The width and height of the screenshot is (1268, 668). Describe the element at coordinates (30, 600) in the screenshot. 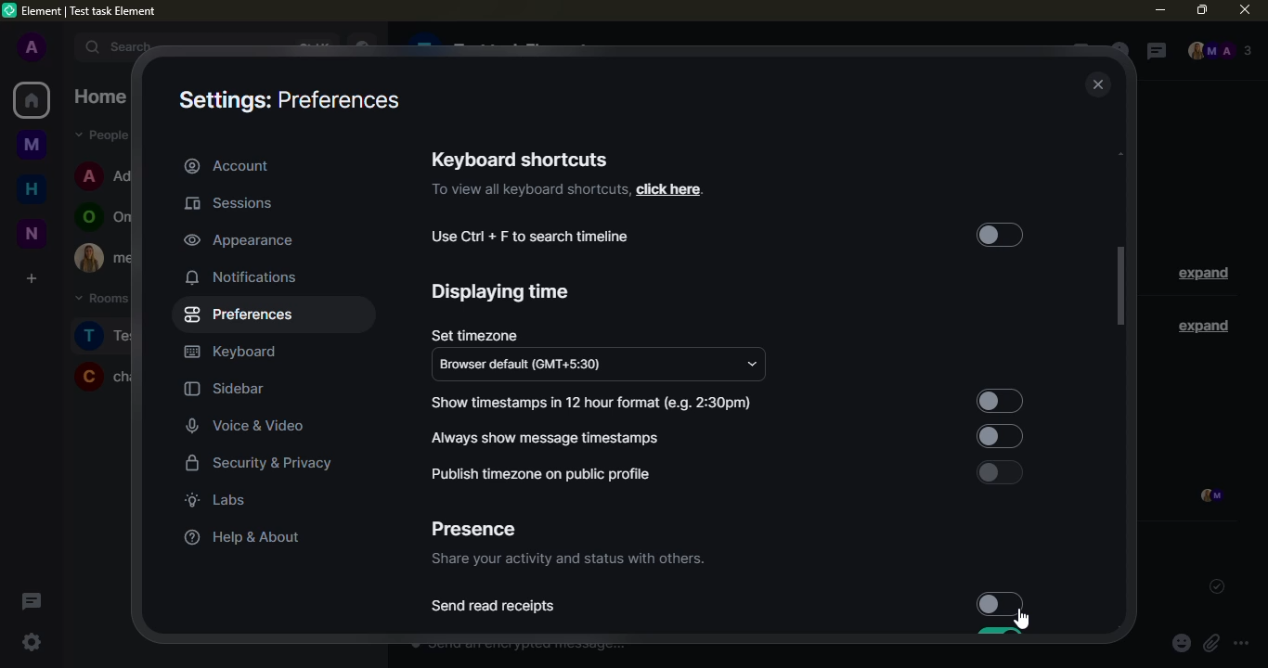

I see `threads` at that location.